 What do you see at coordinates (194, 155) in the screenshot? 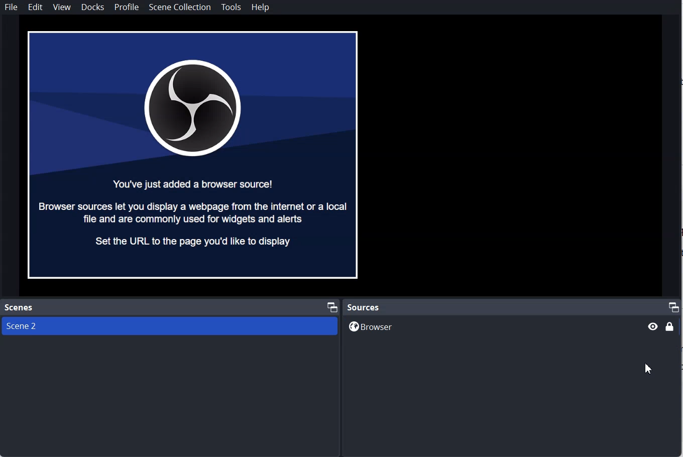
I see `File Preview` at bounding box center [194, 155].